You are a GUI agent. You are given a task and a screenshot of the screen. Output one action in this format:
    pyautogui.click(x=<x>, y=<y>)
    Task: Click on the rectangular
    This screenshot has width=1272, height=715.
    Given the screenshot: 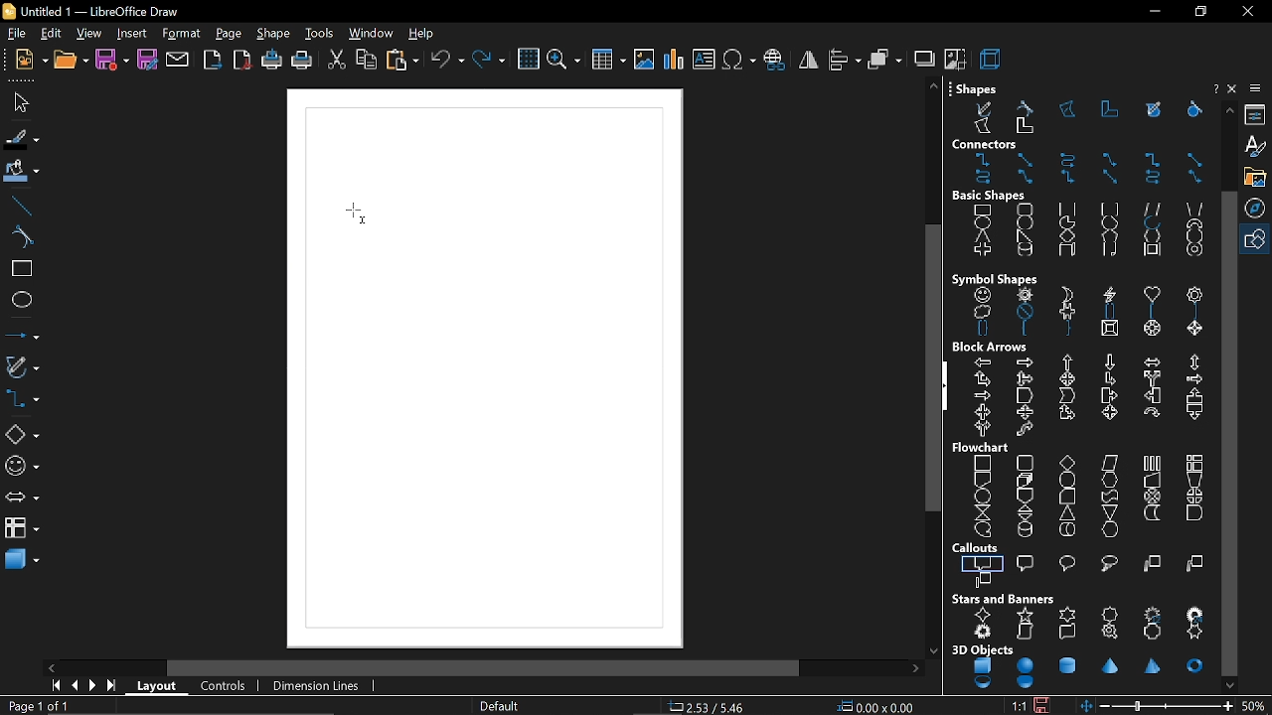 What is the action you would take?
    pyautogui.click(x=984, y=562)
    